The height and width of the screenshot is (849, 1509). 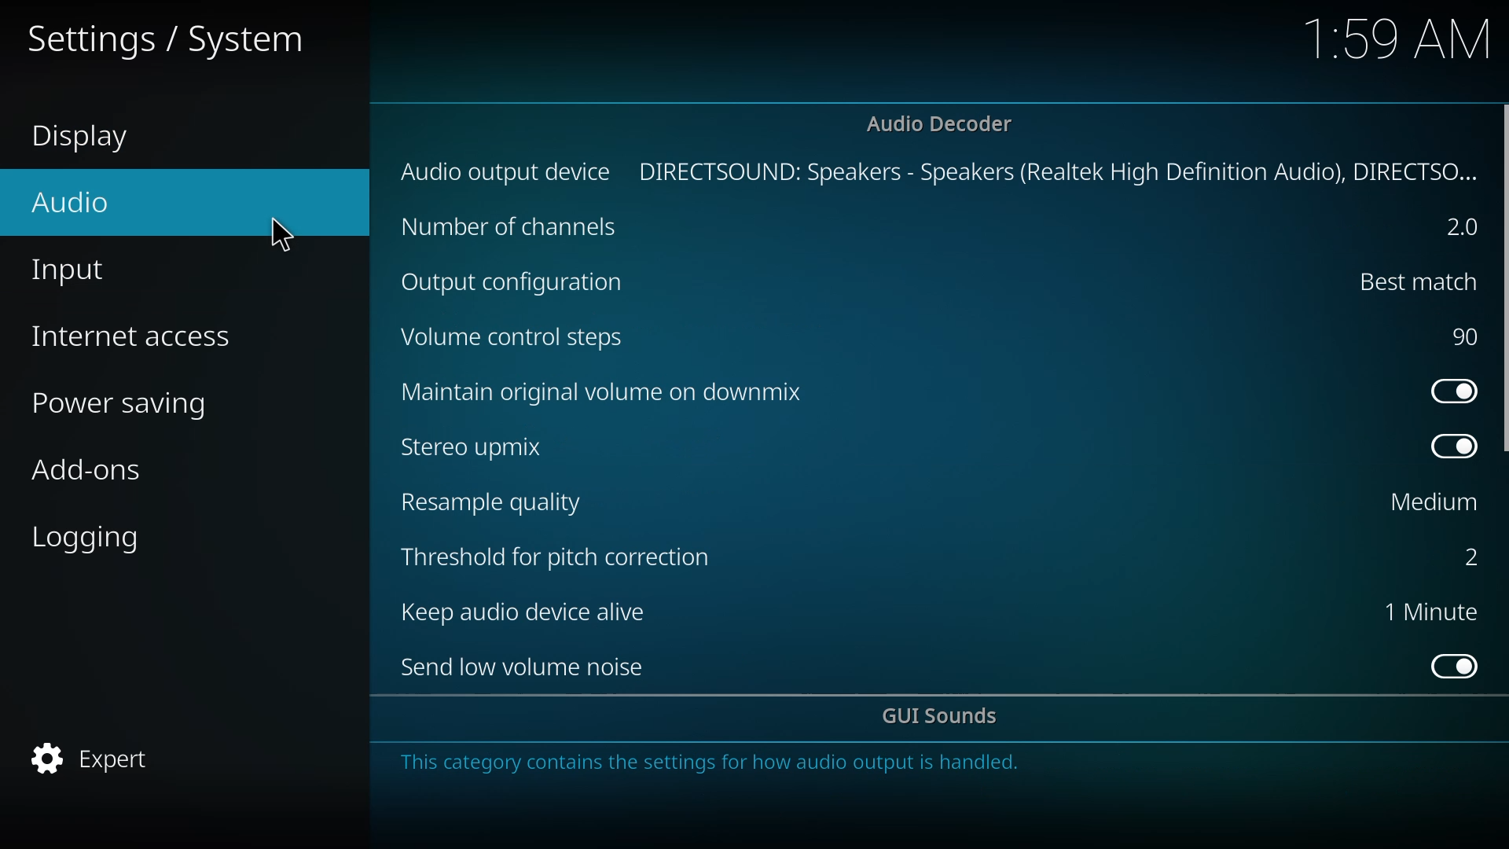 I want to click on best match, so click(x=1408, y=280).